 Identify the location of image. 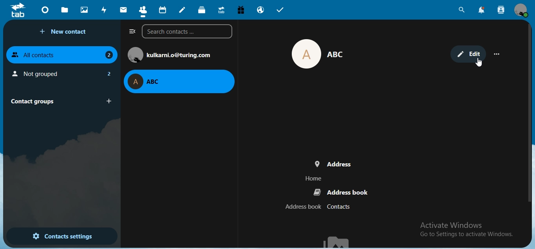
(314, 54).